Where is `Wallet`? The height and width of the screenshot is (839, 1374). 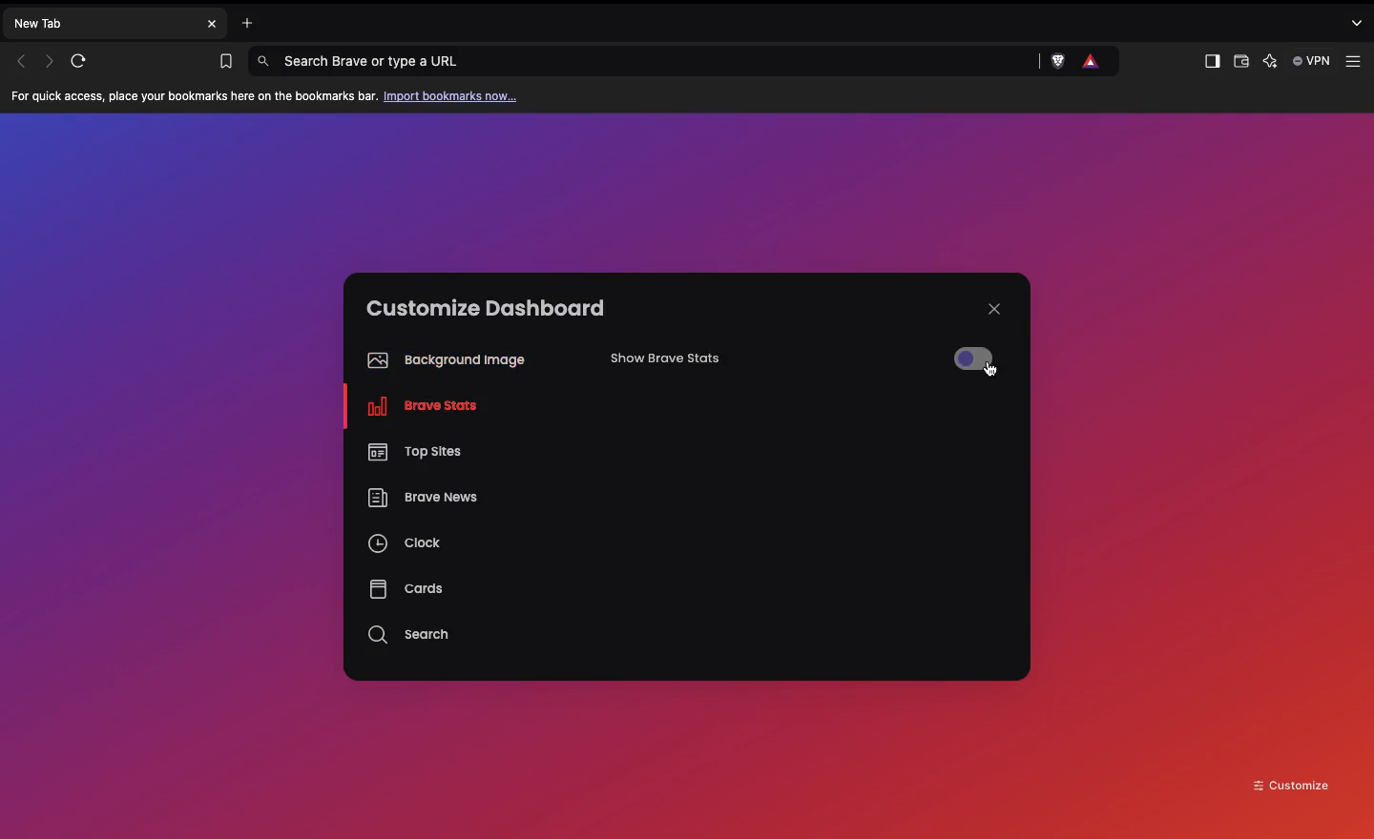
Wallet is located at coordinates (1239, 64).